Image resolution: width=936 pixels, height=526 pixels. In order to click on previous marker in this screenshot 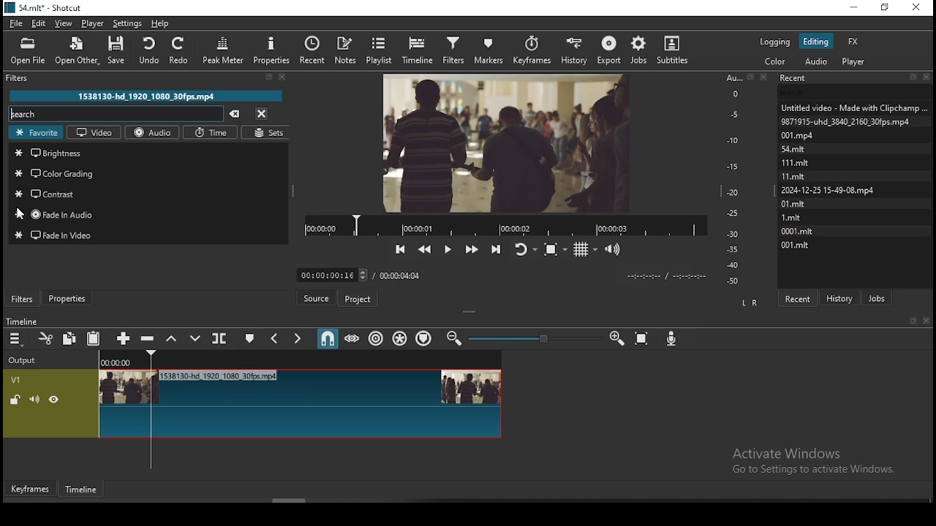, I will do `click(275, 338)`.